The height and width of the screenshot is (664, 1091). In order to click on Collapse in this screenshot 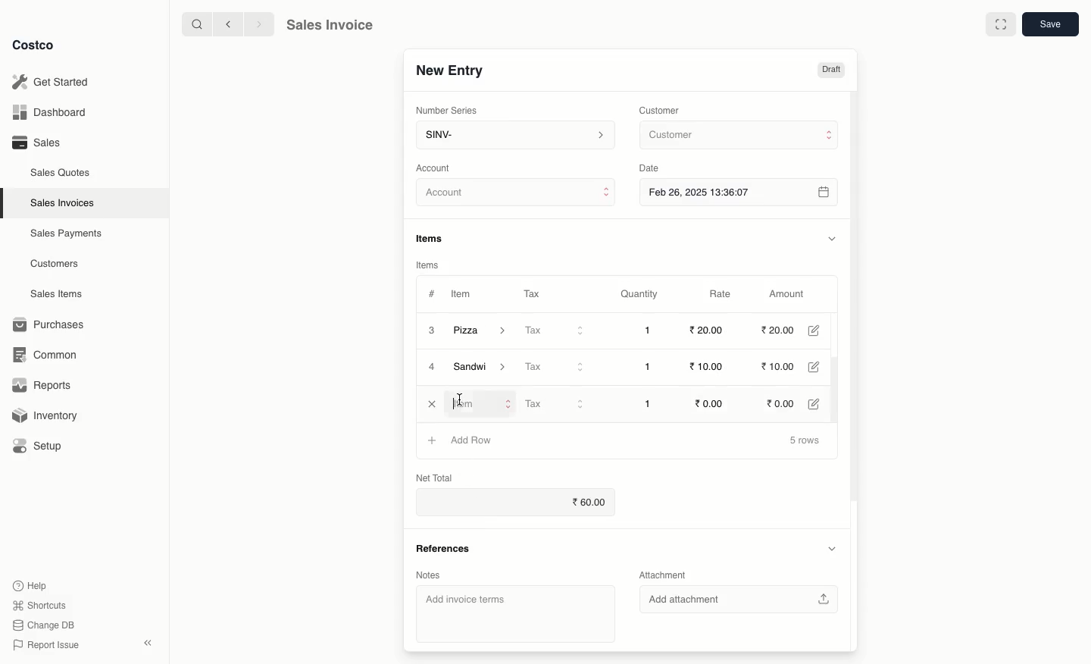, I will do `click(149, 644)`.